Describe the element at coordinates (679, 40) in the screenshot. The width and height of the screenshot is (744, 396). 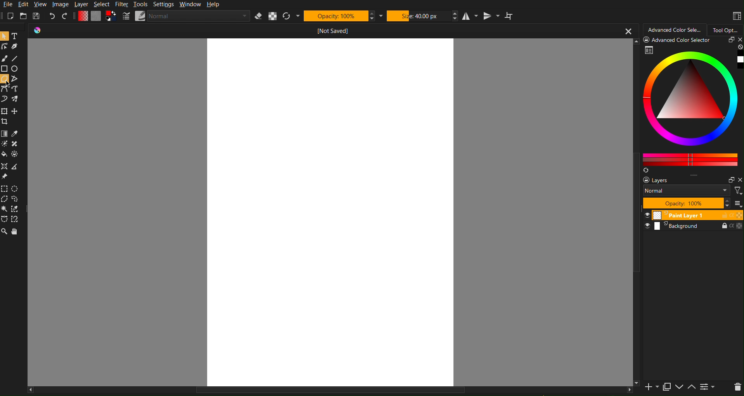
I see `Advanced Color Selector` at that location.